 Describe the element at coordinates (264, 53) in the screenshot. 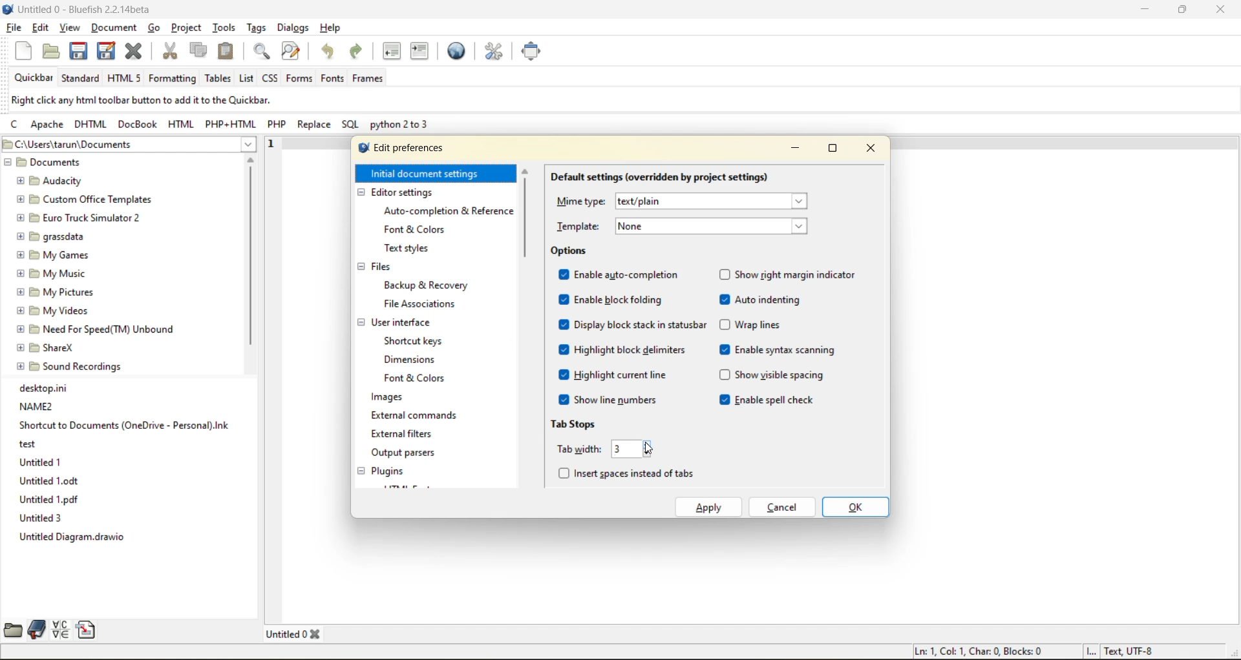

I see `find` at that location.